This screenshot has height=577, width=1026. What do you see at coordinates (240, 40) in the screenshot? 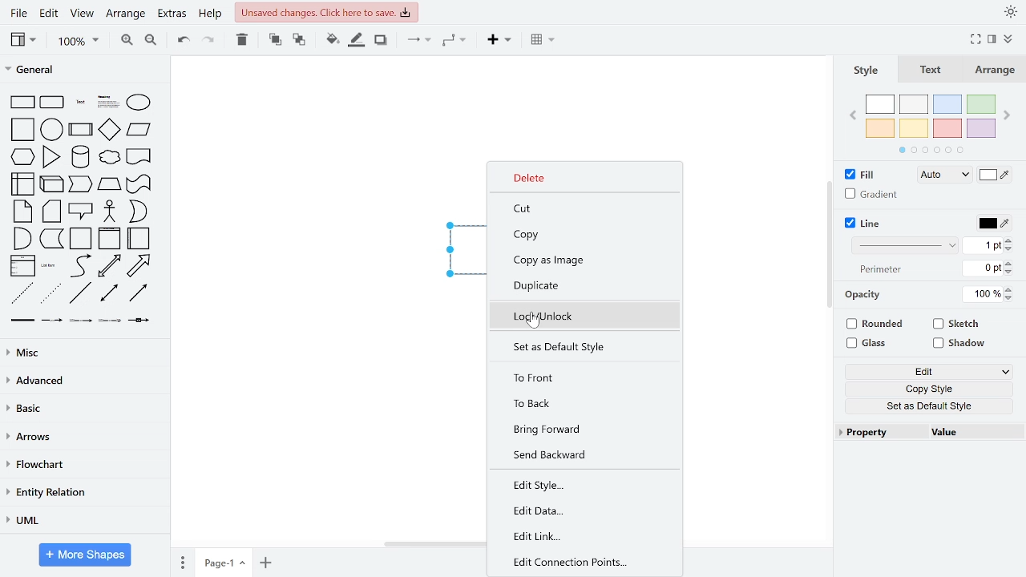
I see `delete` at bounding box center [240, 40].